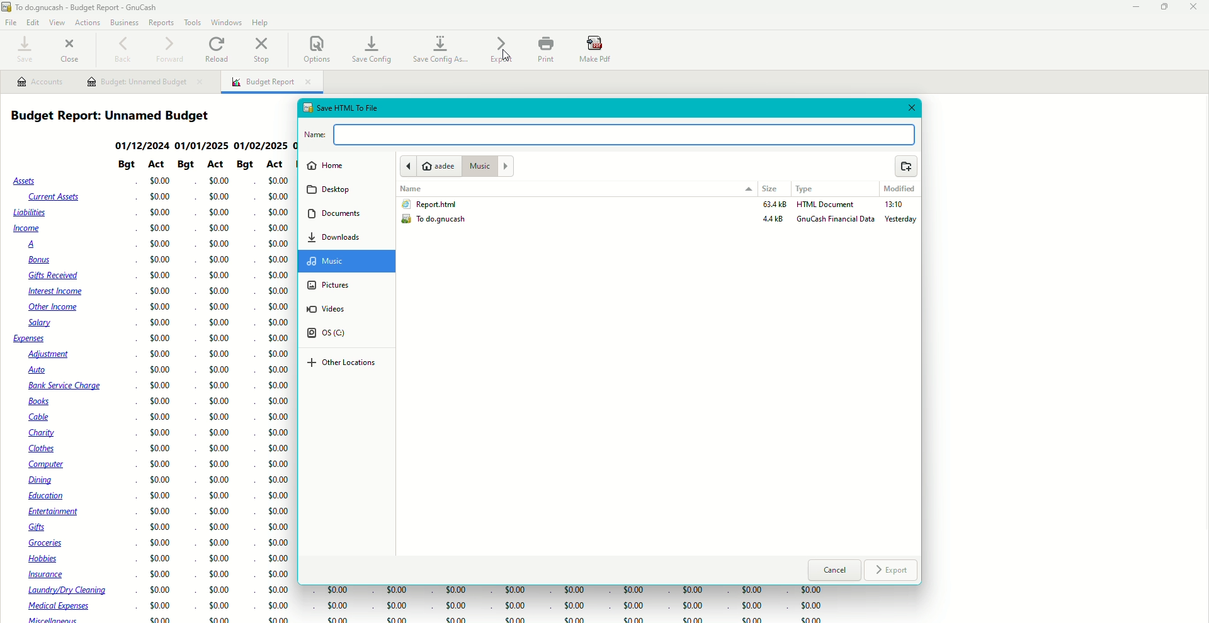 This screenshot has width=1209, height=623. What do you see at coordinates (771, 190) in the screenshot?
I see `Size` at bounding box center [771, 190].